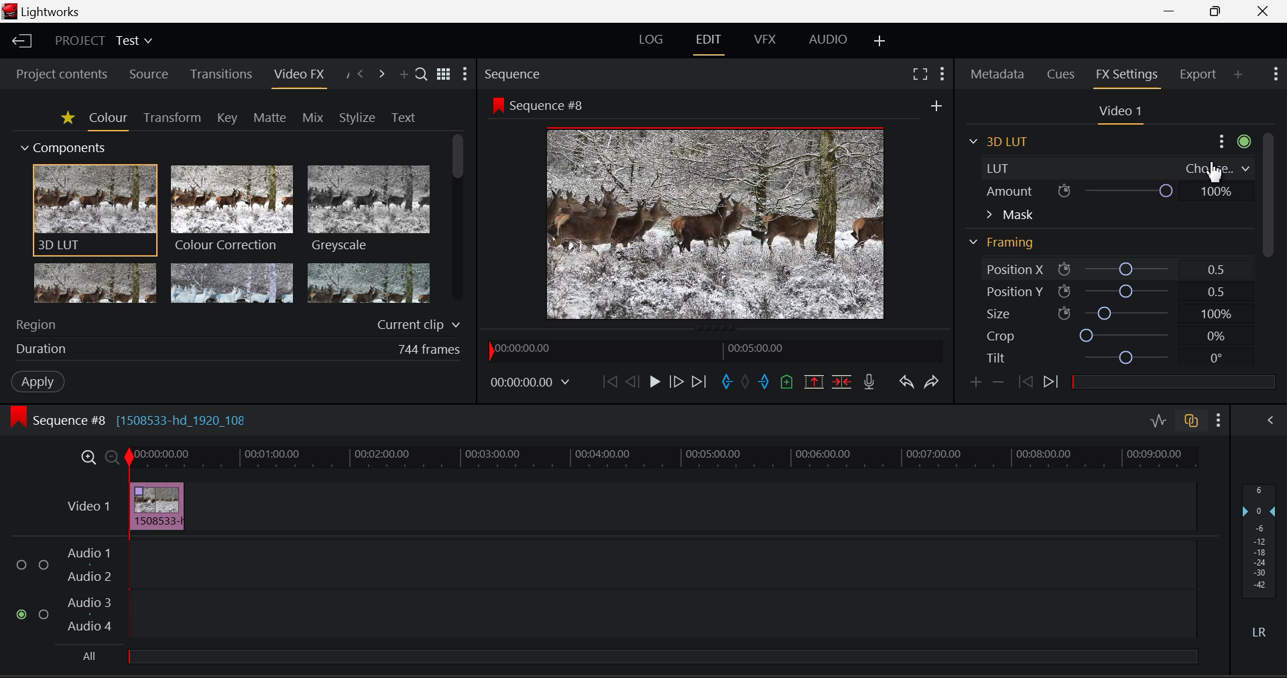 The width and height of the screenshot is (1287, 678). Describe the element at coordinates (713, 225) in the screenshot. I see `Sequence Preview Screen` at that location.